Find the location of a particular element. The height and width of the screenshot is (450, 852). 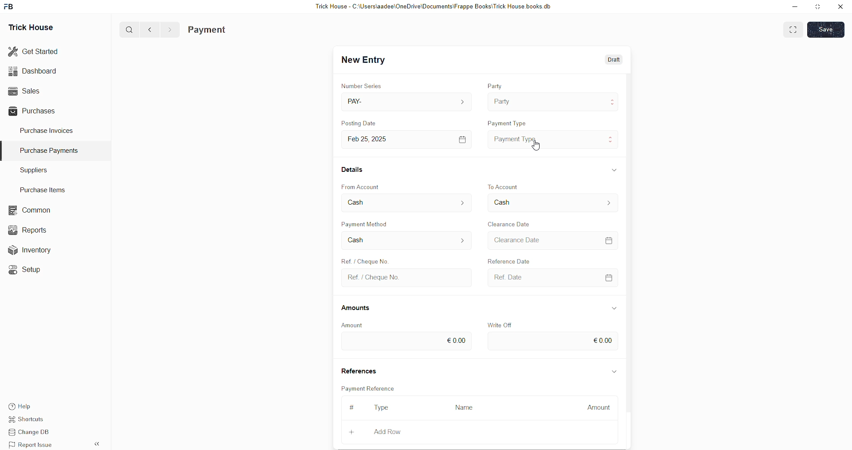

«© Setup is located at coordinates (28, 270).